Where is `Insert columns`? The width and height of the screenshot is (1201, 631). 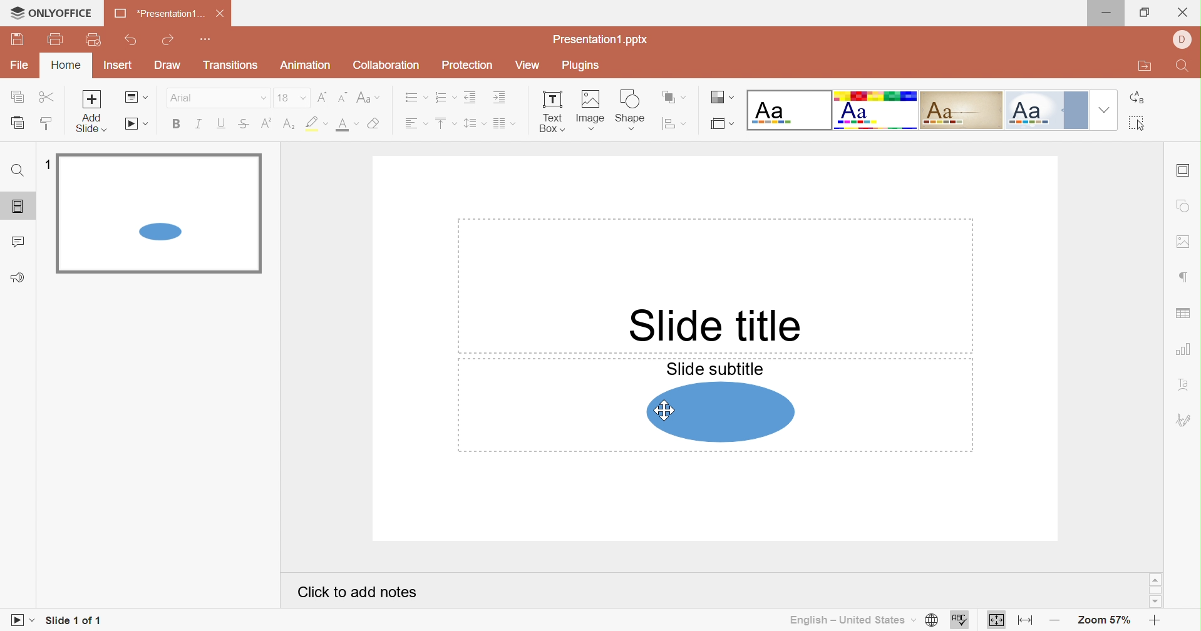
Insert columns is located at coordinates (505, 124).